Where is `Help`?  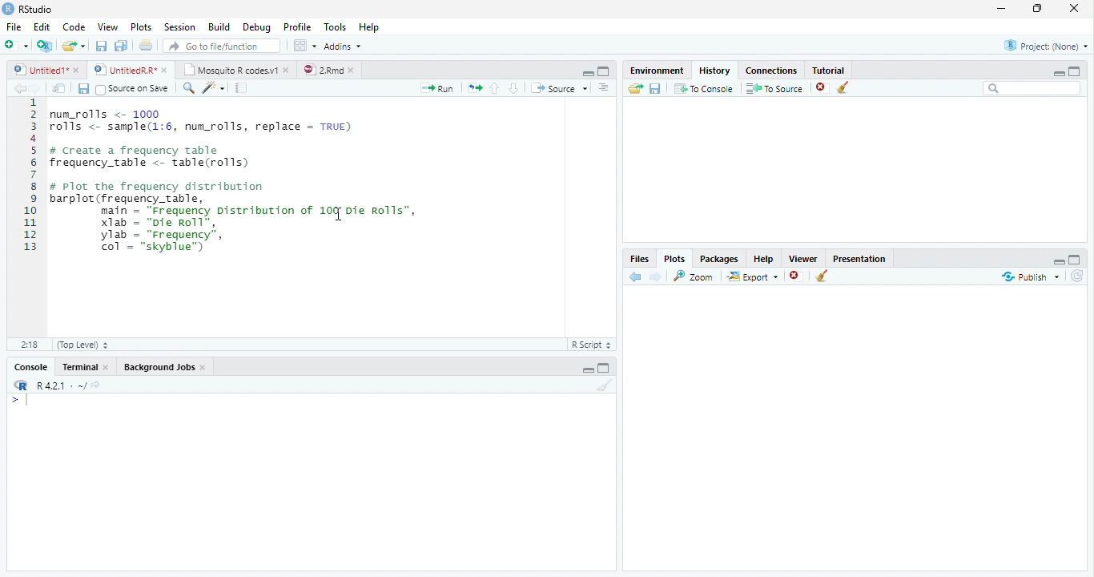
Help is located at coordinates (764, 258).